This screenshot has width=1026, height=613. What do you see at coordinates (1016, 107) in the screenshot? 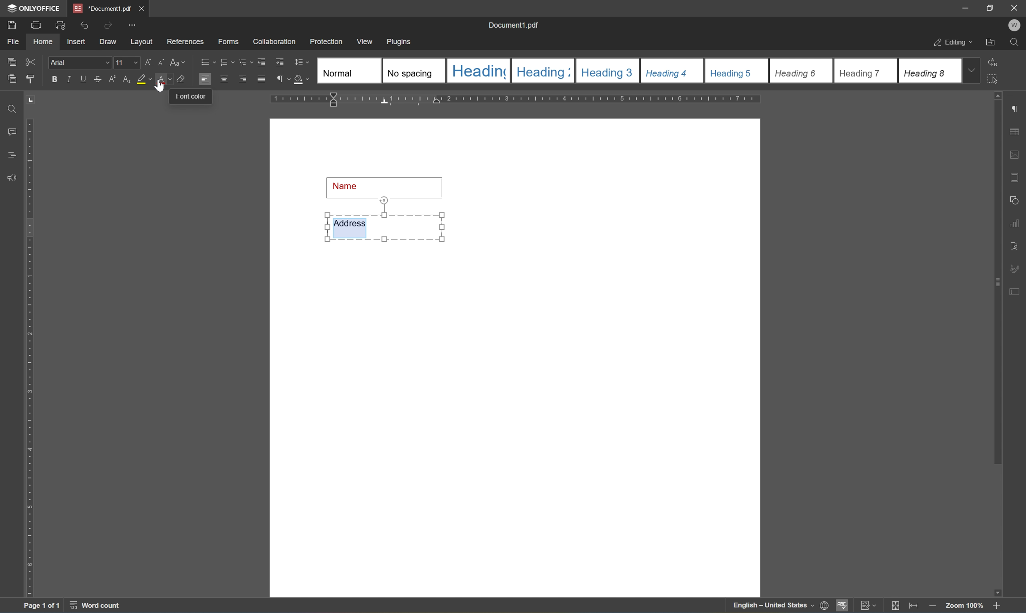
I see `paragraph settings` at bounding box center [1016, 107].